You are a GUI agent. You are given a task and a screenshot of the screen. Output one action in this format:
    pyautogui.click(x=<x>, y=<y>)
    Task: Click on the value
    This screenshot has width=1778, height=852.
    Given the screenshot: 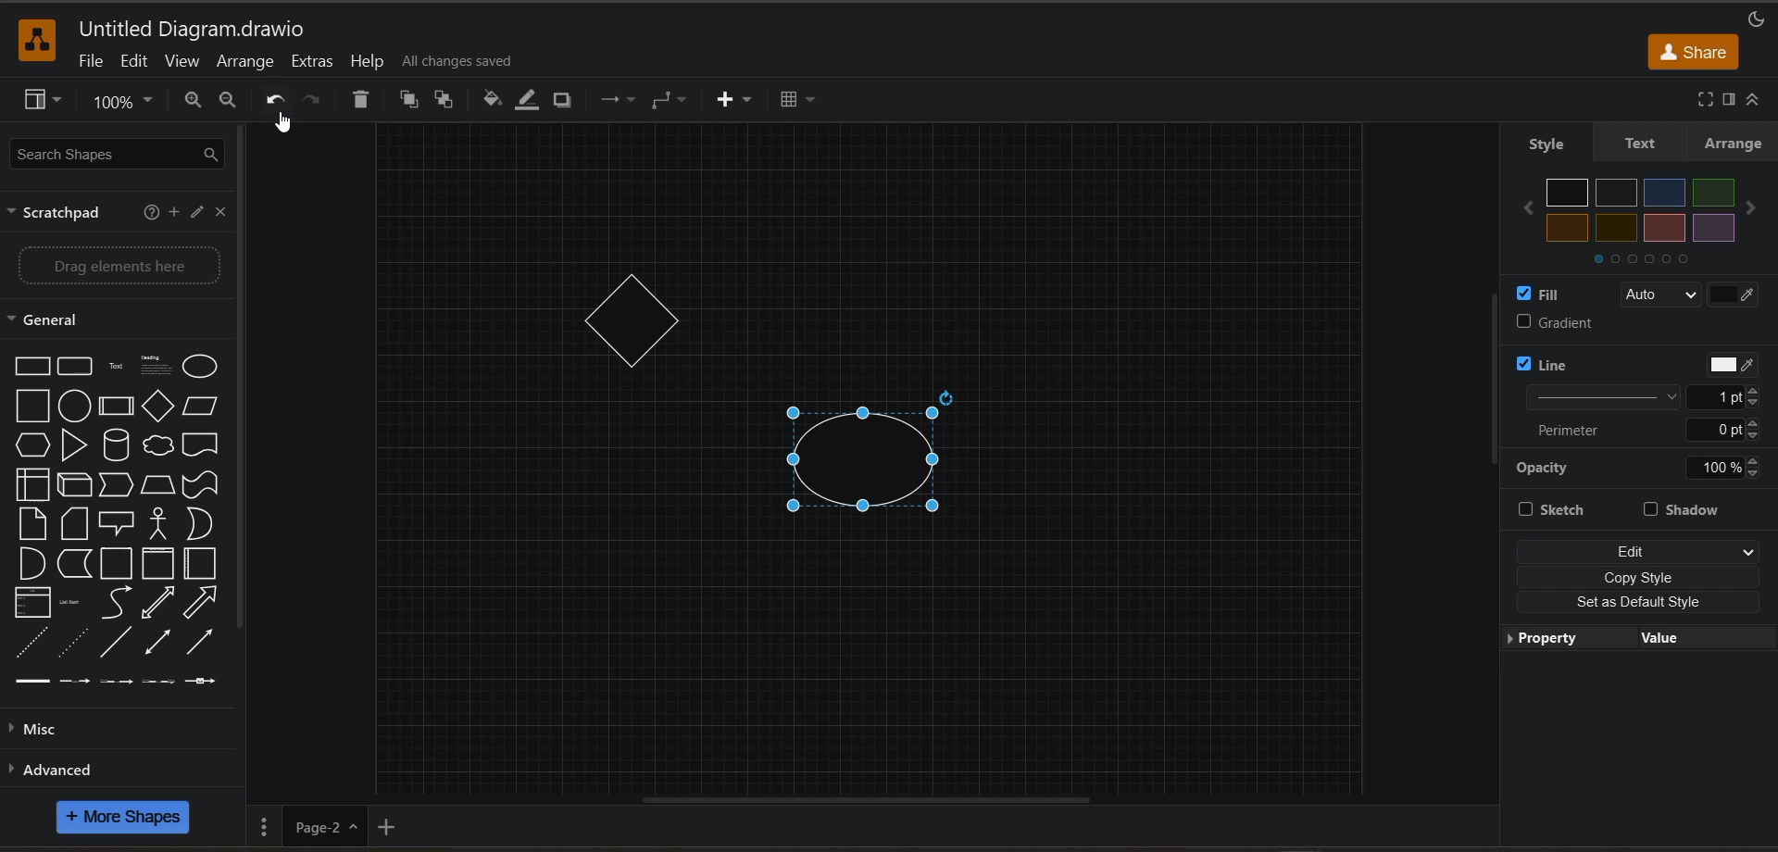 What is the action you would take?
    pyautogui.click(x=1699, y=634)
    